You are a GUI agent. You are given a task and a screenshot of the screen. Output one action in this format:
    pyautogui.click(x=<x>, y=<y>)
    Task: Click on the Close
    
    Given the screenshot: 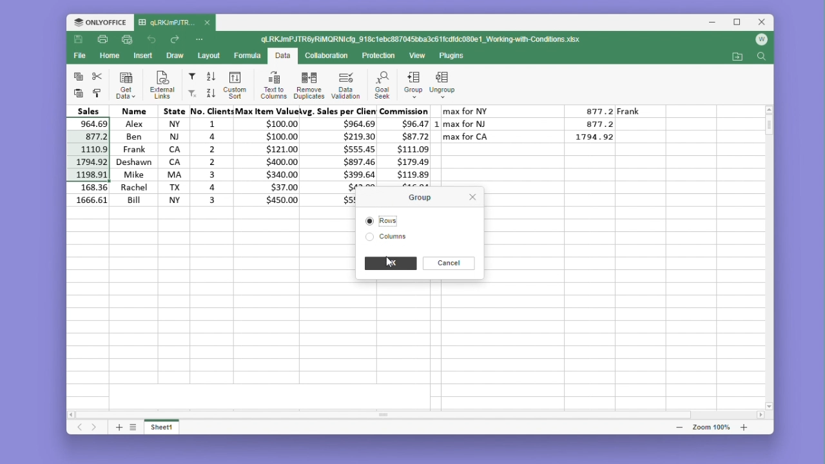 What is the action you would take?
    pyautogui.click(x=763, y=23)
    